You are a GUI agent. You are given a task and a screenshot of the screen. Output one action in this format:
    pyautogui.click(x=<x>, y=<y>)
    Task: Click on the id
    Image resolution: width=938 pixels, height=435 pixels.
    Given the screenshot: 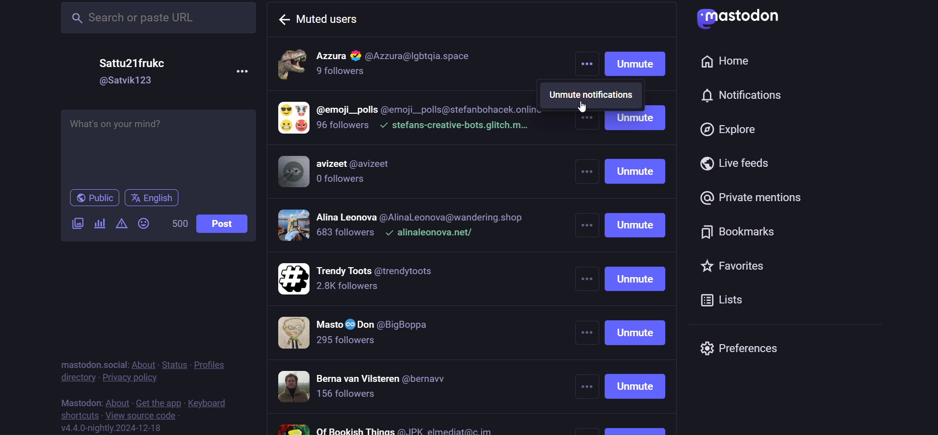 What is the action you would take?
    pyautogui.click(x=126, y=81)
    